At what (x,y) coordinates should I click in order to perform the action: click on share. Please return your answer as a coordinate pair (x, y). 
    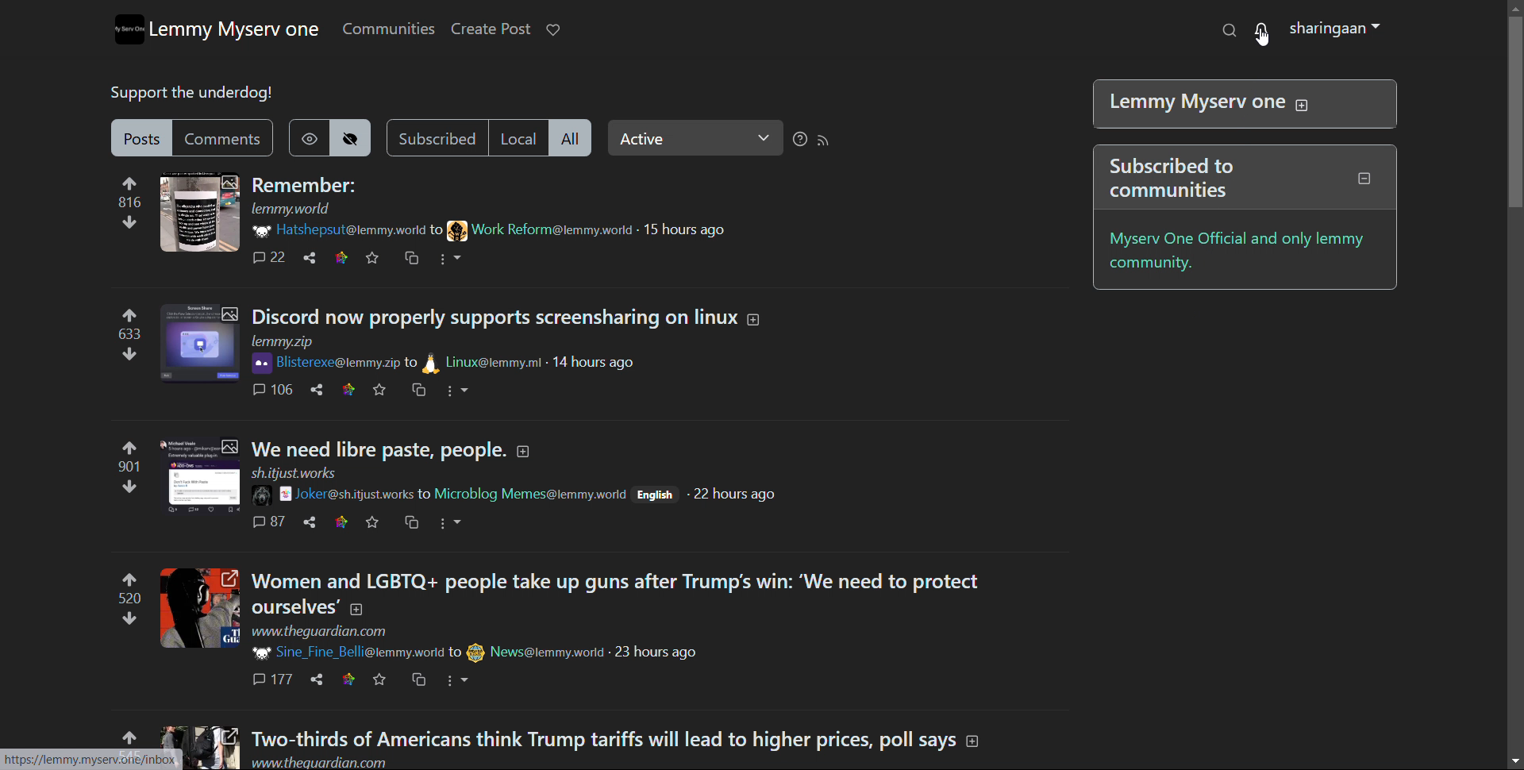
    Looking at the image, I should click on (310, 522).